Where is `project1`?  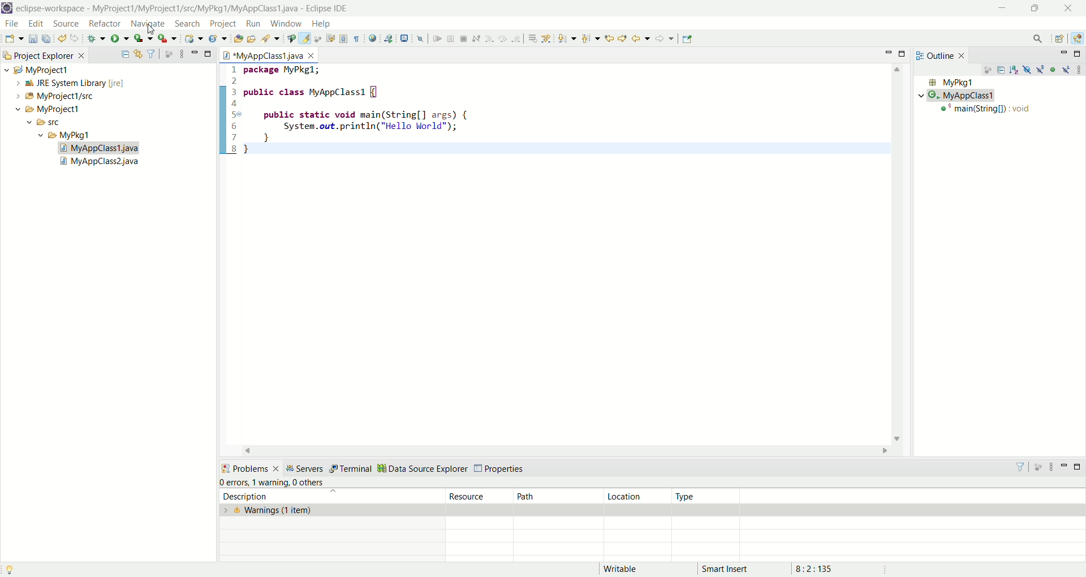
project1 is located at coordinates (41, 109).